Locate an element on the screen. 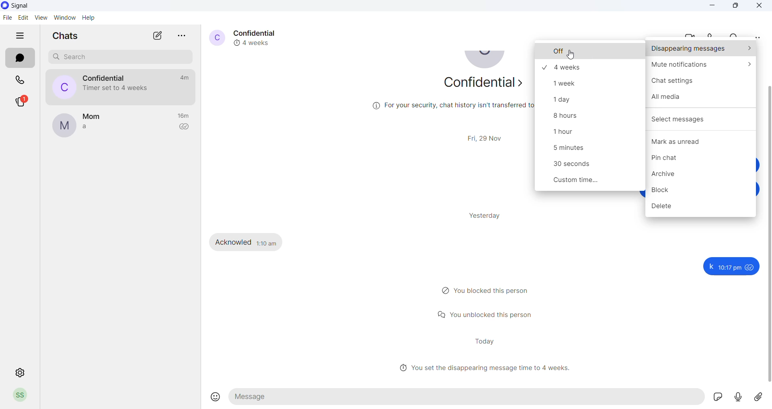  delete is located at coordinates (700, 209).